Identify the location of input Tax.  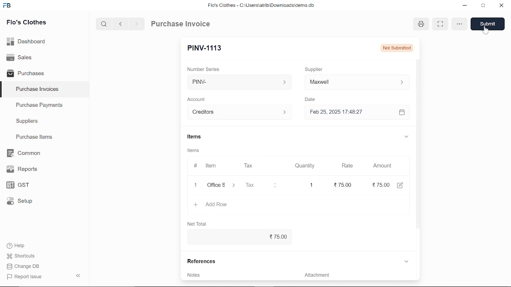
(261, 185).